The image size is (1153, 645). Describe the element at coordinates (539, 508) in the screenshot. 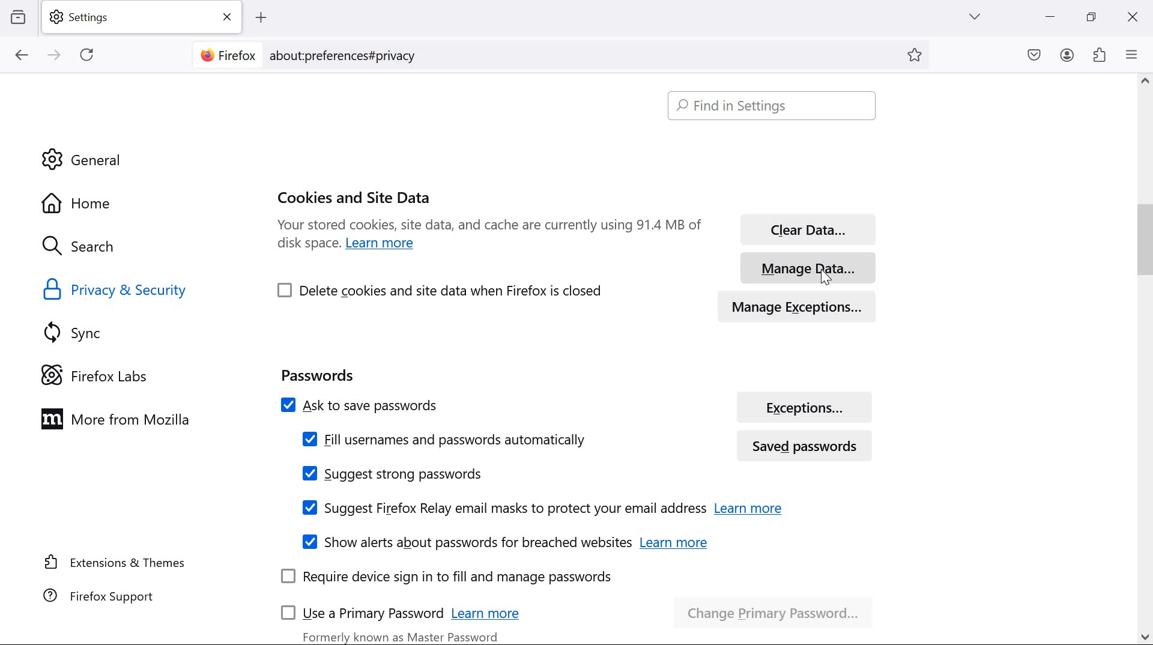

I see `Suggest Firefox Relay email masks to protect your email address Learn more` at that location.